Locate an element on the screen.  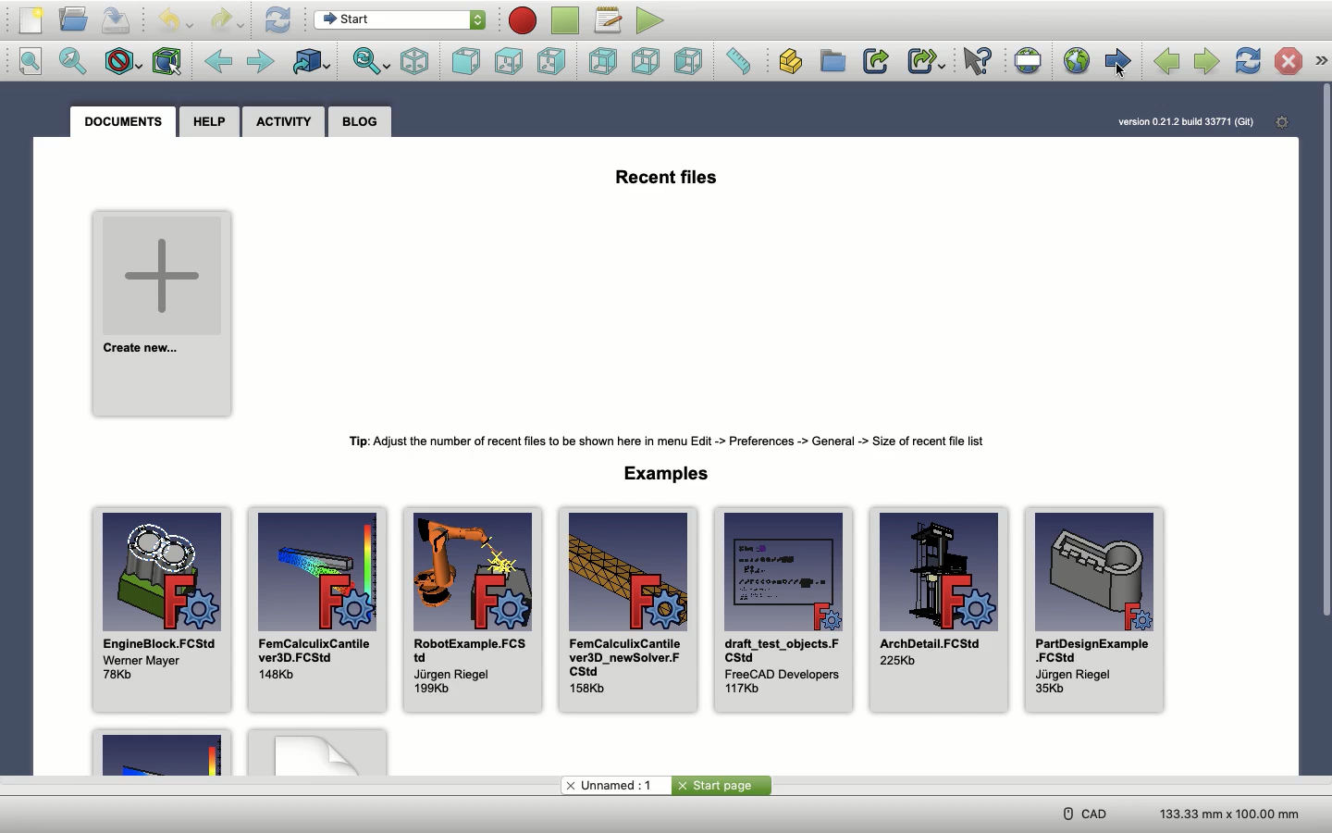
What's this? is located at coordinates (976, 62).